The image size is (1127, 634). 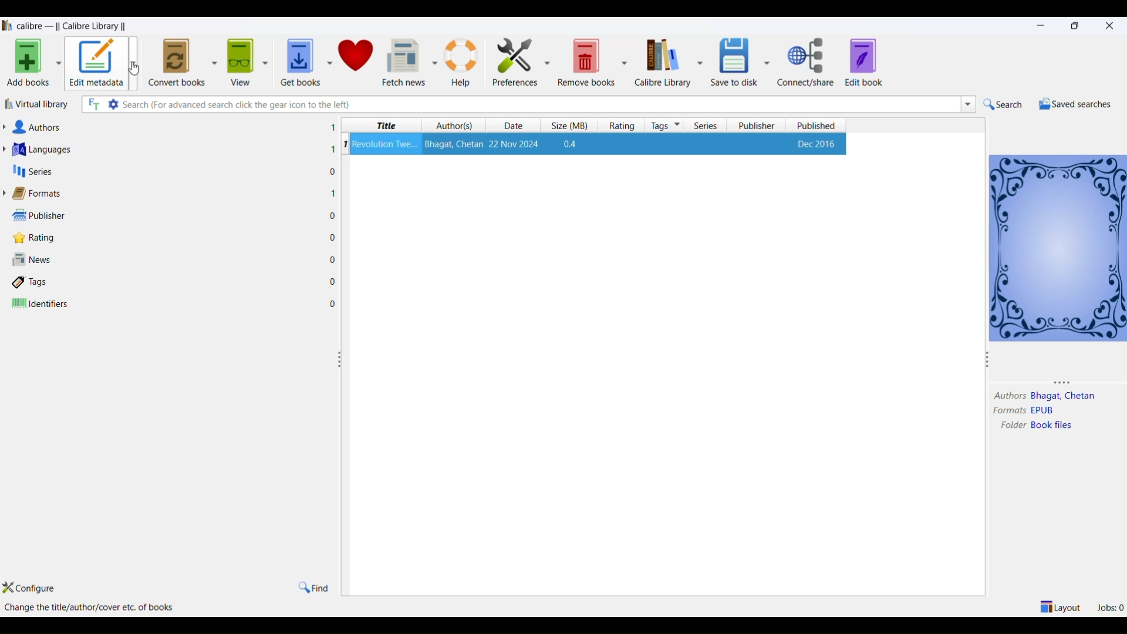 I want to click on Connect/share, so click(x=808, y=62).